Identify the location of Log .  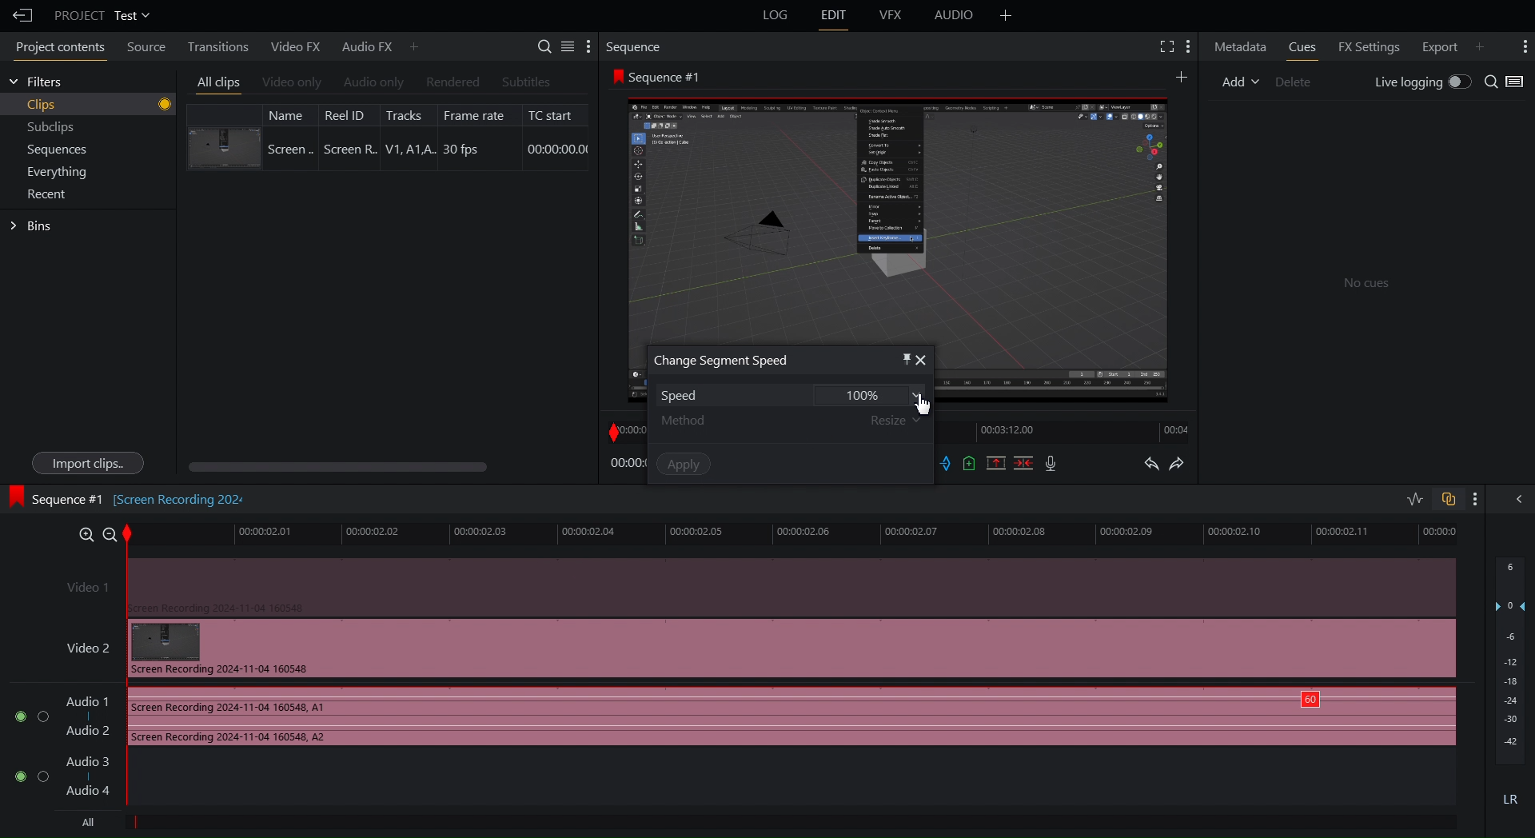
(773, 16).